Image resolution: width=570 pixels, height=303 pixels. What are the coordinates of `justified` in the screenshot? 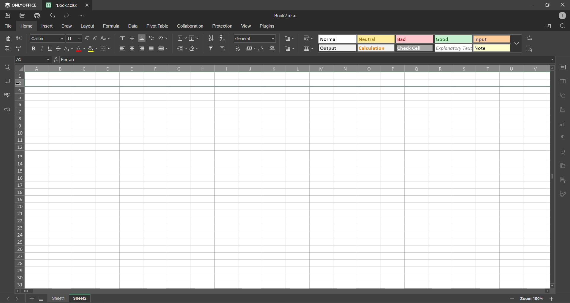 It's located at (151, 48).